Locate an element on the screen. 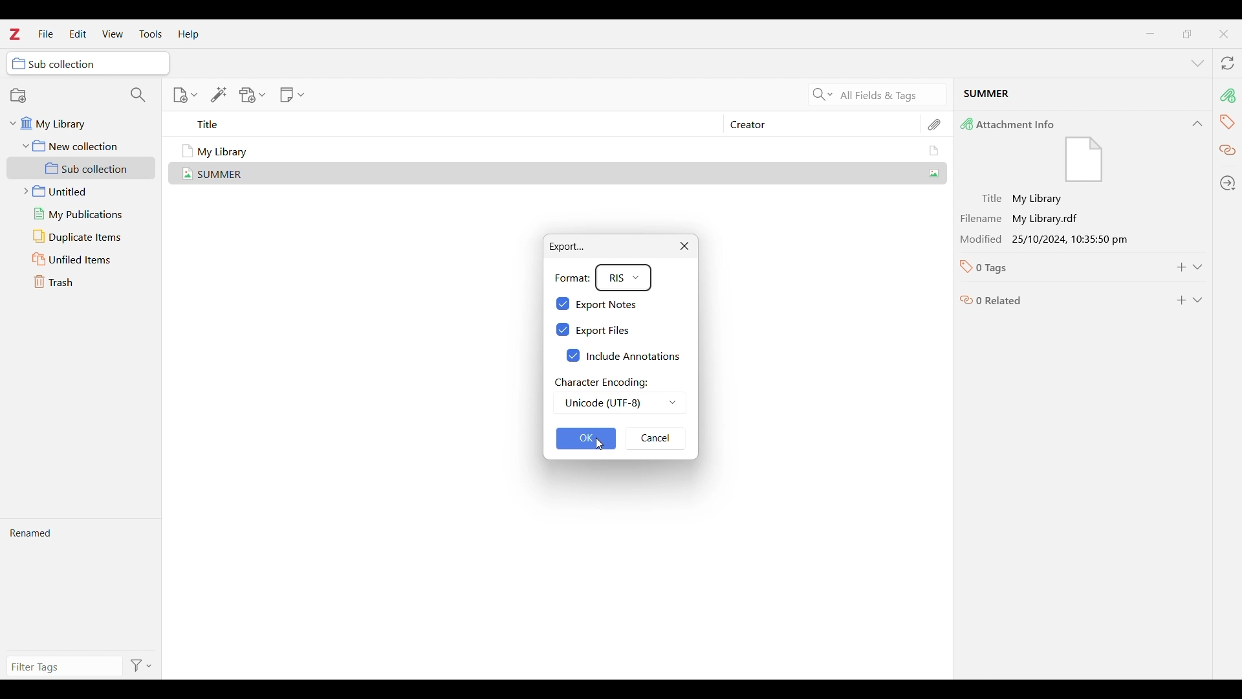 The width and height of the screenshot is (1242, 699). List all tabs is located at coordinates (1198, 63).